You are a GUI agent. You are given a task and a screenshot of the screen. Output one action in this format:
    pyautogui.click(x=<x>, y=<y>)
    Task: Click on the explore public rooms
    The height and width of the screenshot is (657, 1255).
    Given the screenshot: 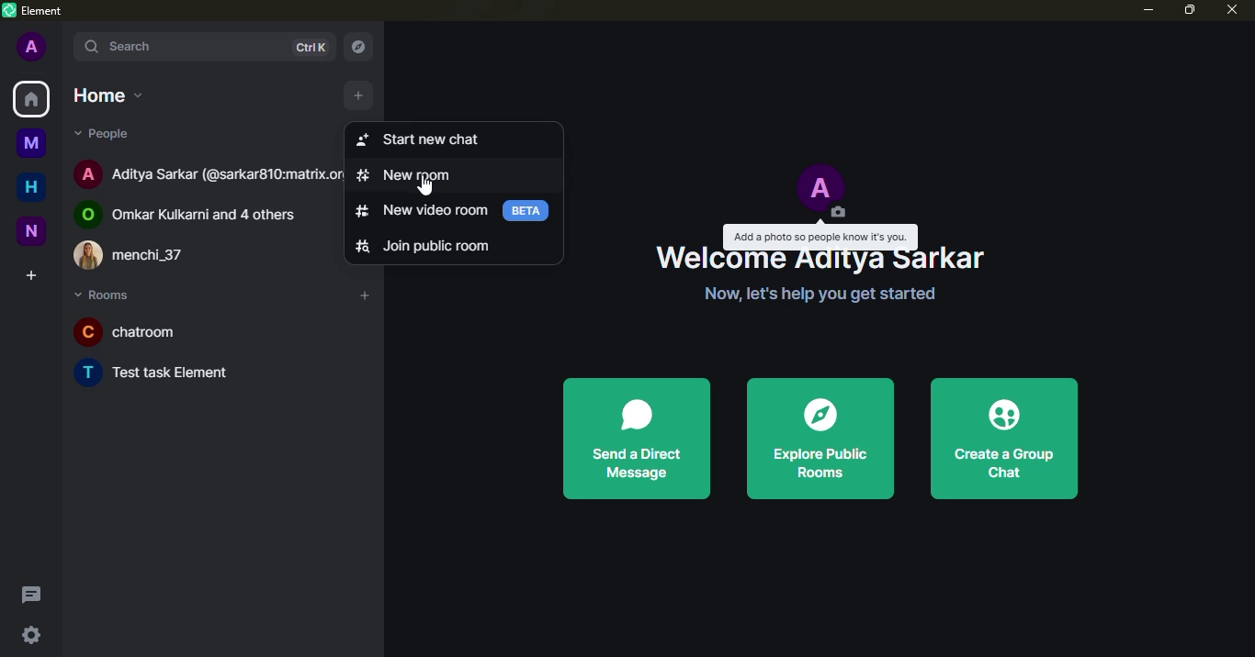 What is the action you would take?
    pyautogui.click(x=822, y=440)
    